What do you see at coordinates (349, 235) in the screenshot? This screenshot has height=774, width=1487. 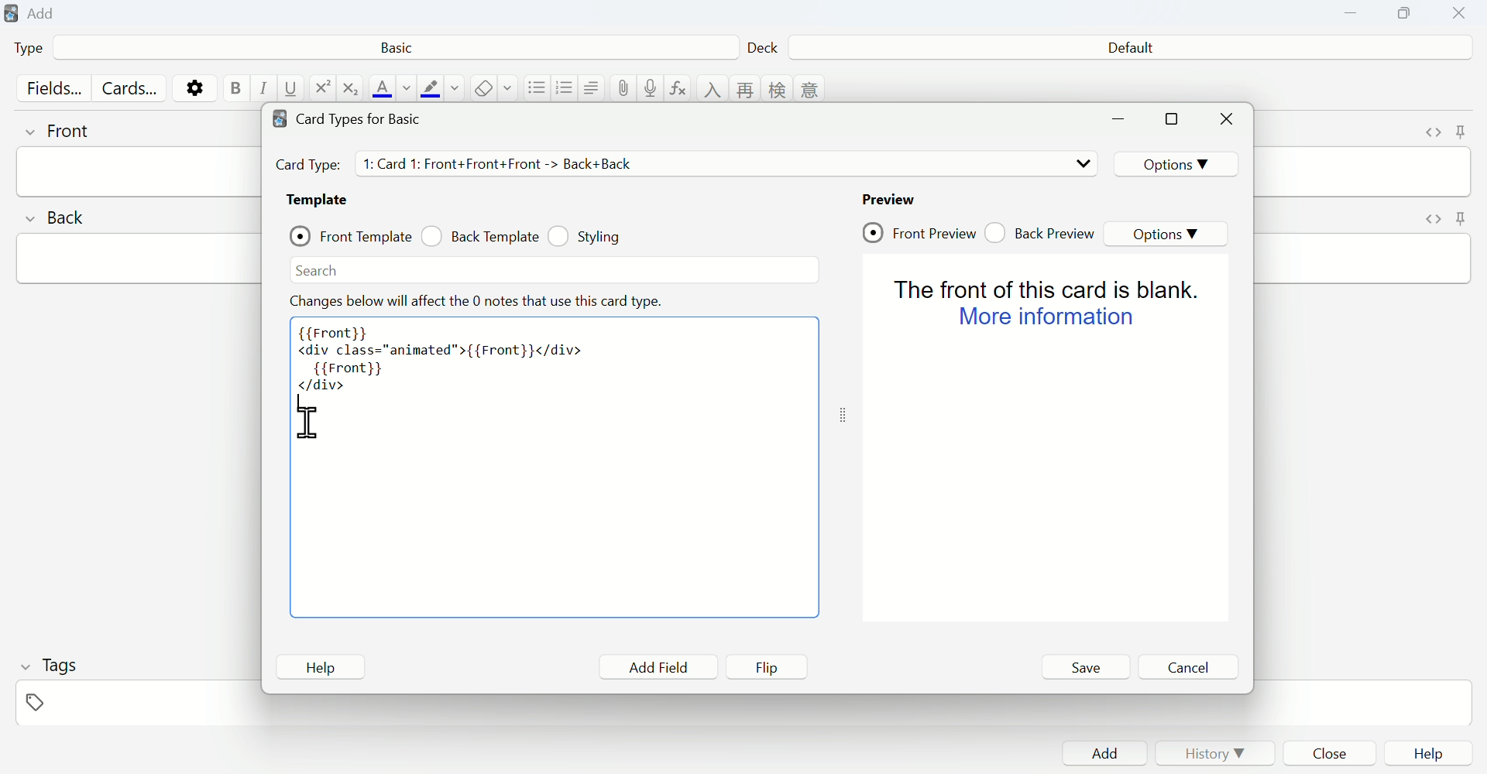 I see `Front Template` at bounding box center [349, 235].